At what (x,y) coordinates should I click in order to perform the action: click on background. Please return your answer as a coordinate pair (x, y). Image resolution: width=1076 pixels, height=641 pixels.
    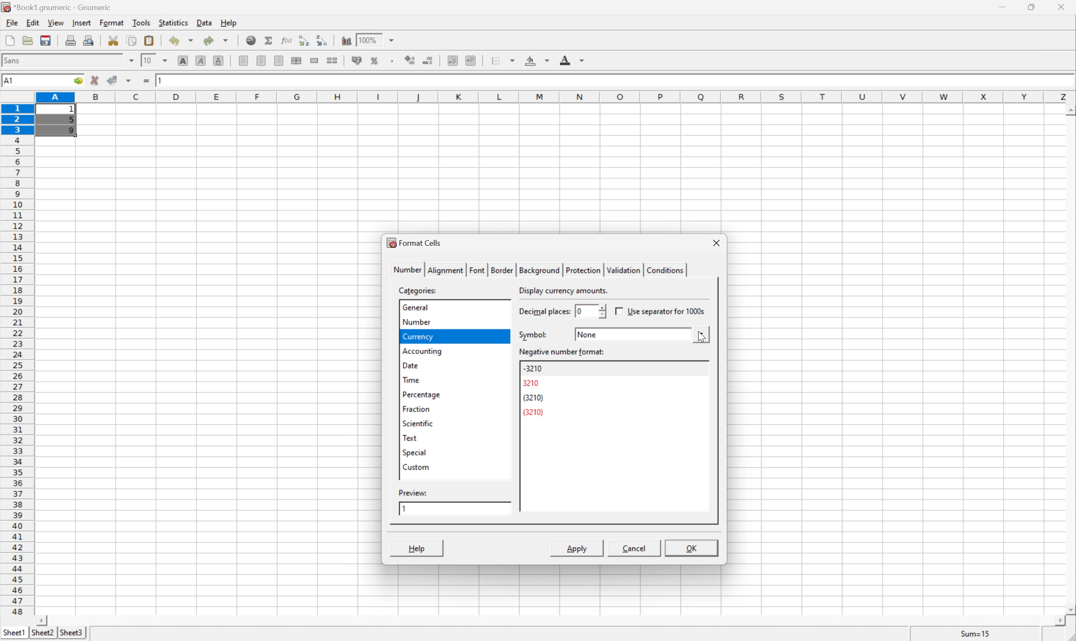
    Looking at the image, I should click on (538, 270).